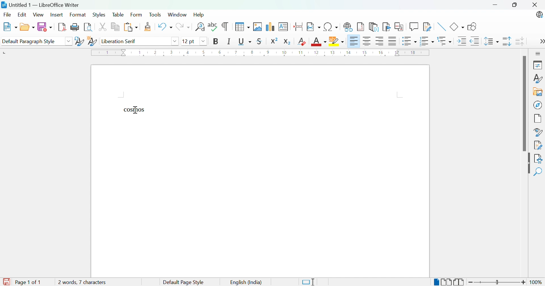  Describe the element at coordinates (299, 27) in the screenshot. I see `Insert page break` at that location.